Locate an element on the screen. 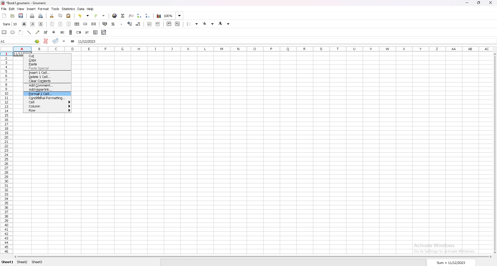 The image size is (497, 266). thousands separator is located at coordinates (122, 24).